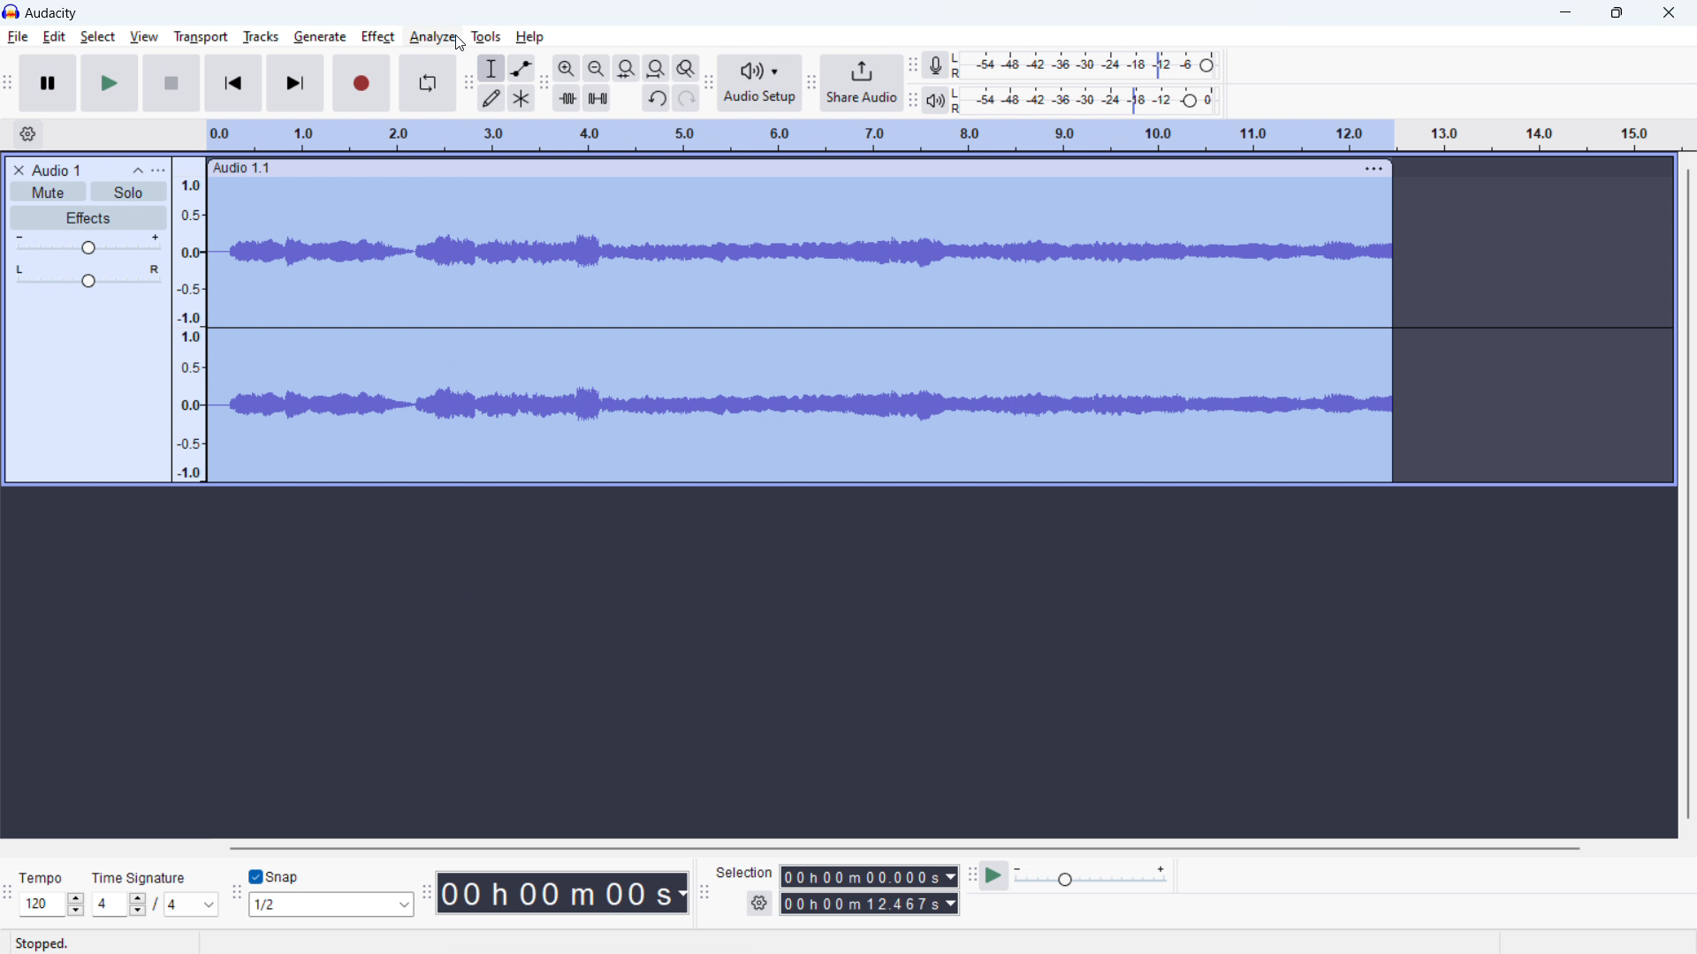 Image resolution: width=1697 pixels, height=954 pixels. What do you see at coordinates (686, 68) in the screenshot?
I see `toggle zoom` at bounding box center [686, 68].